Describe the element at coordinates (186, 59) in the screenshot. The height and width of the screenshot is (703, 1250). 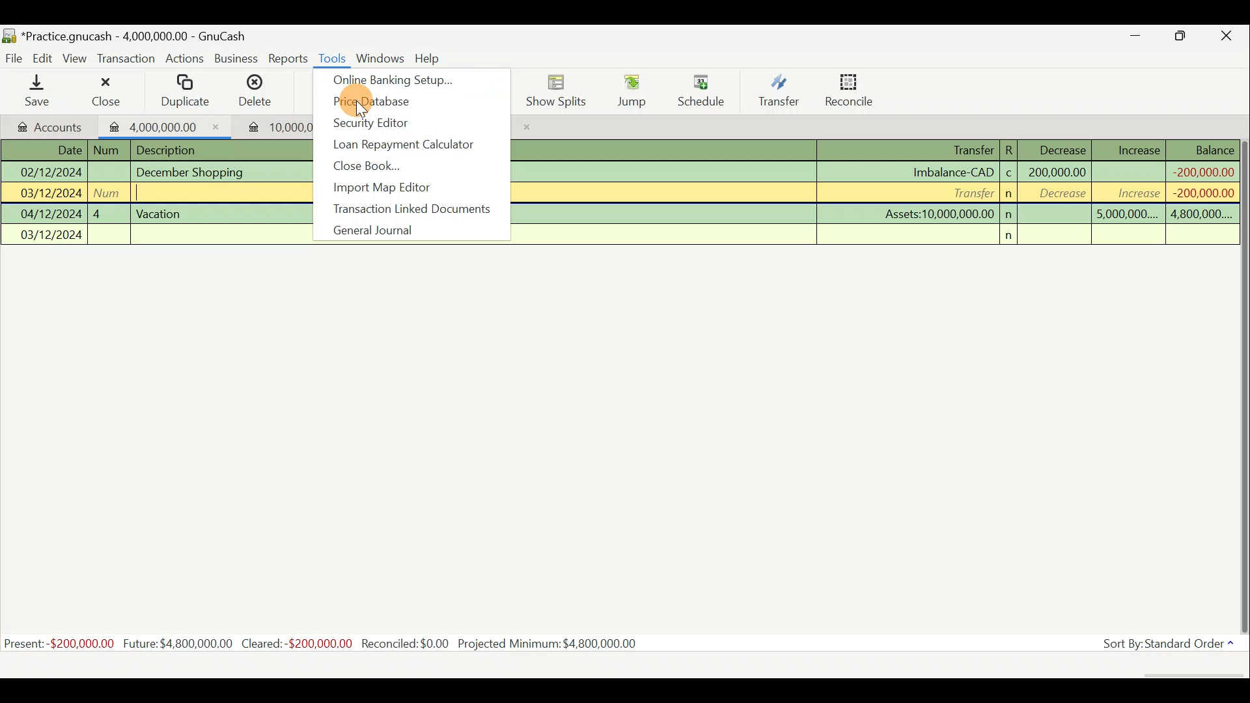
I see `Actions` at that location.